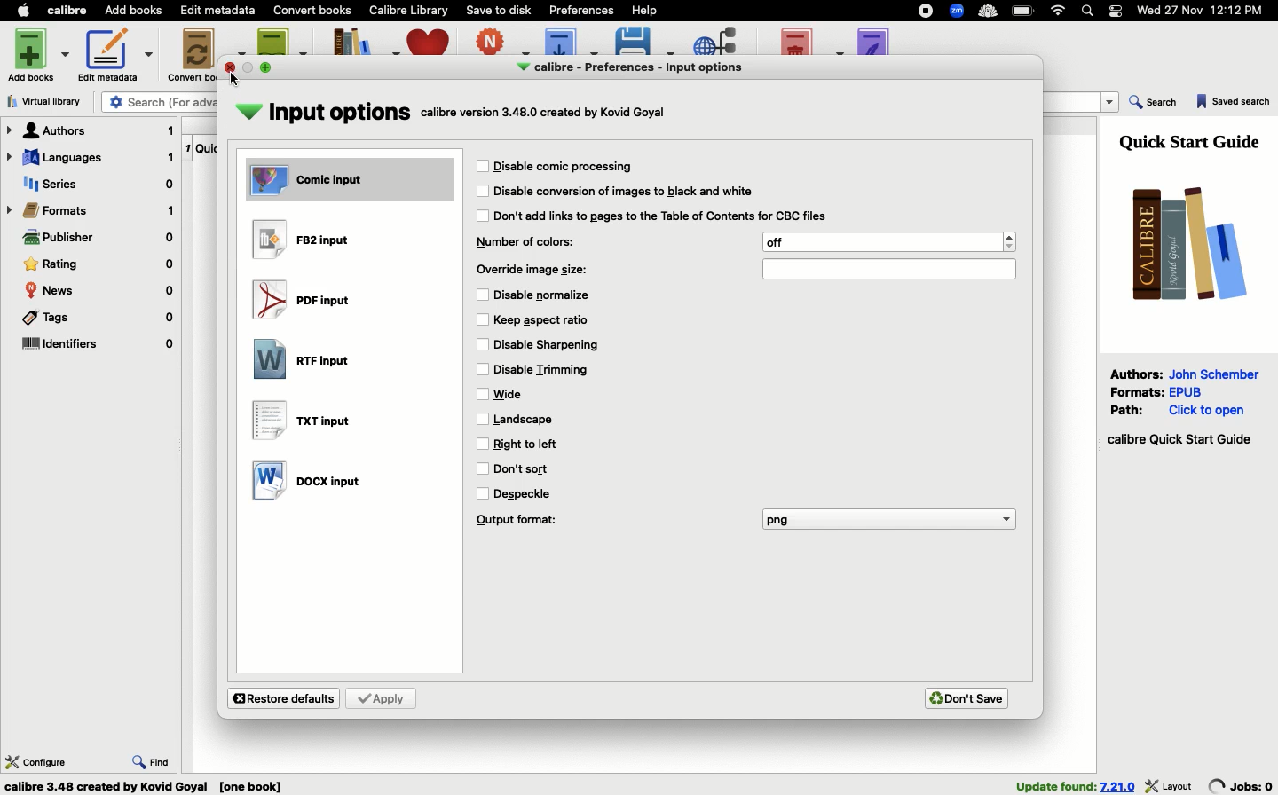 Image resolution: width=1278 pixels, height=795 pixels. Describe the element at coordinates (50, 101) in the screenshot. I see `Virtual library` at that location.